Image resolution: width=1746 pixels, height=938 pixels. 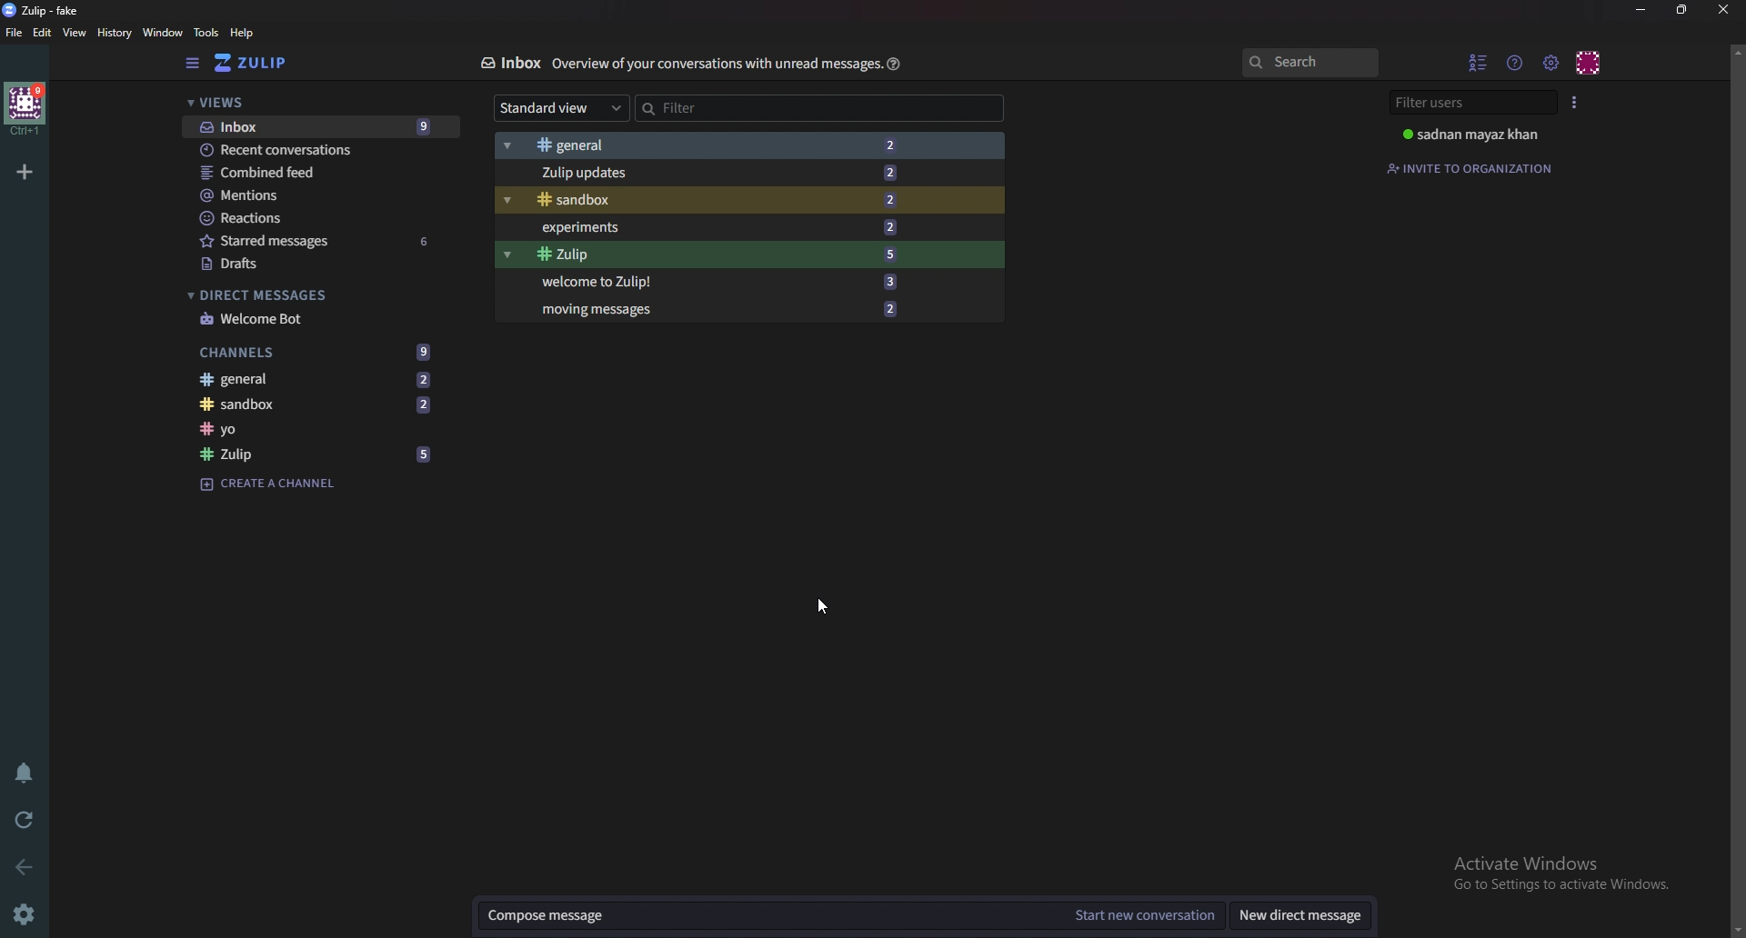 I want to click on personal menu, so click(x=1588, y=63).